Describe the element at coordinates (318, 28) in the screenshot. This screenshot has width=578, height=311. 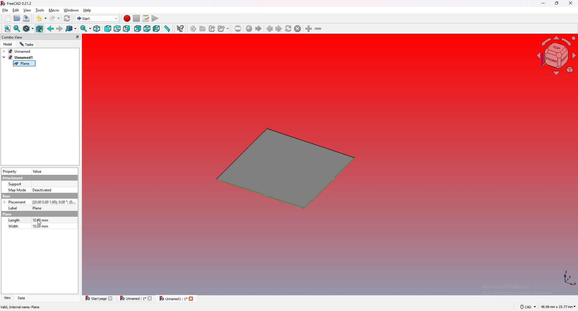
I see `zoom out` at that location.